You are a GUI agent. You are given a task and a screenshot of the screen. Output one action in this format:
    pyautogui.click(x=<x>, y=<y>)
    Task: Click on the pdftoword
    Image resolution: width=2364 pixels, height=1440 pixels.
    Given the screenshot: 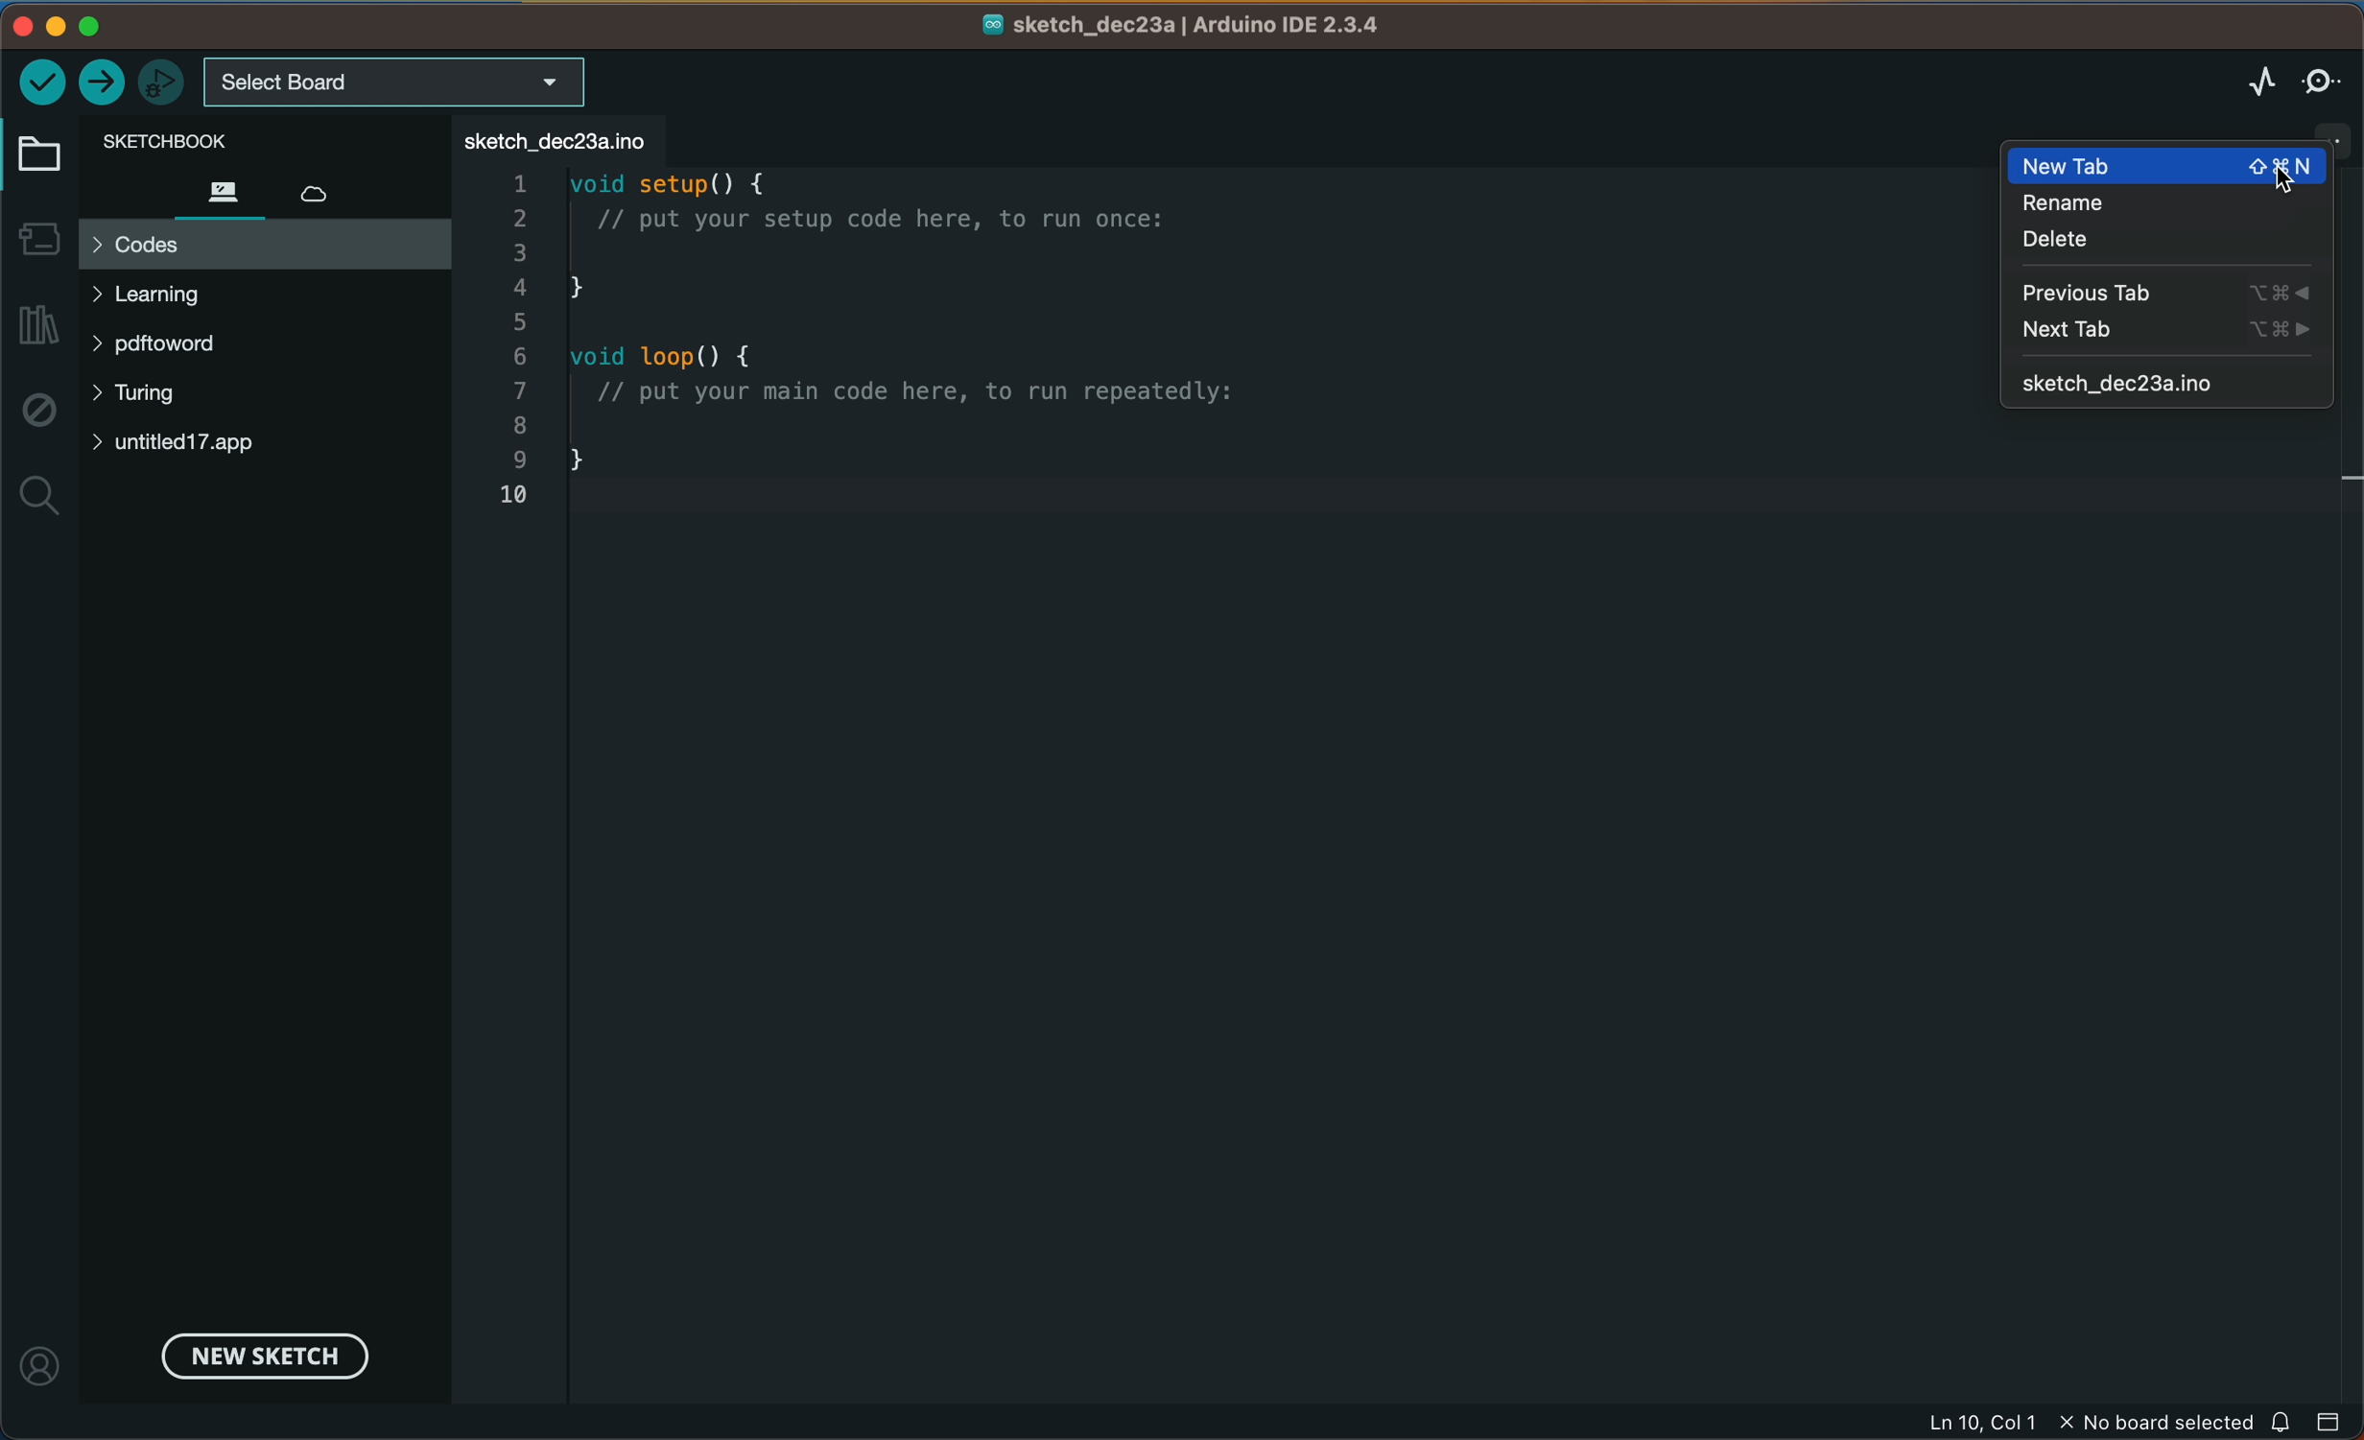 What is the action you would take?
    pyautogui.click(x=187, y=348)
    